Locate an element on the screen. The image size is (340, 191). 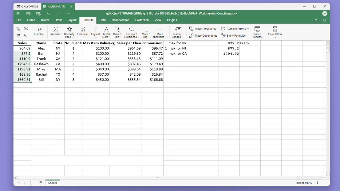
Previous sheet is located at coordinates (17, 184).